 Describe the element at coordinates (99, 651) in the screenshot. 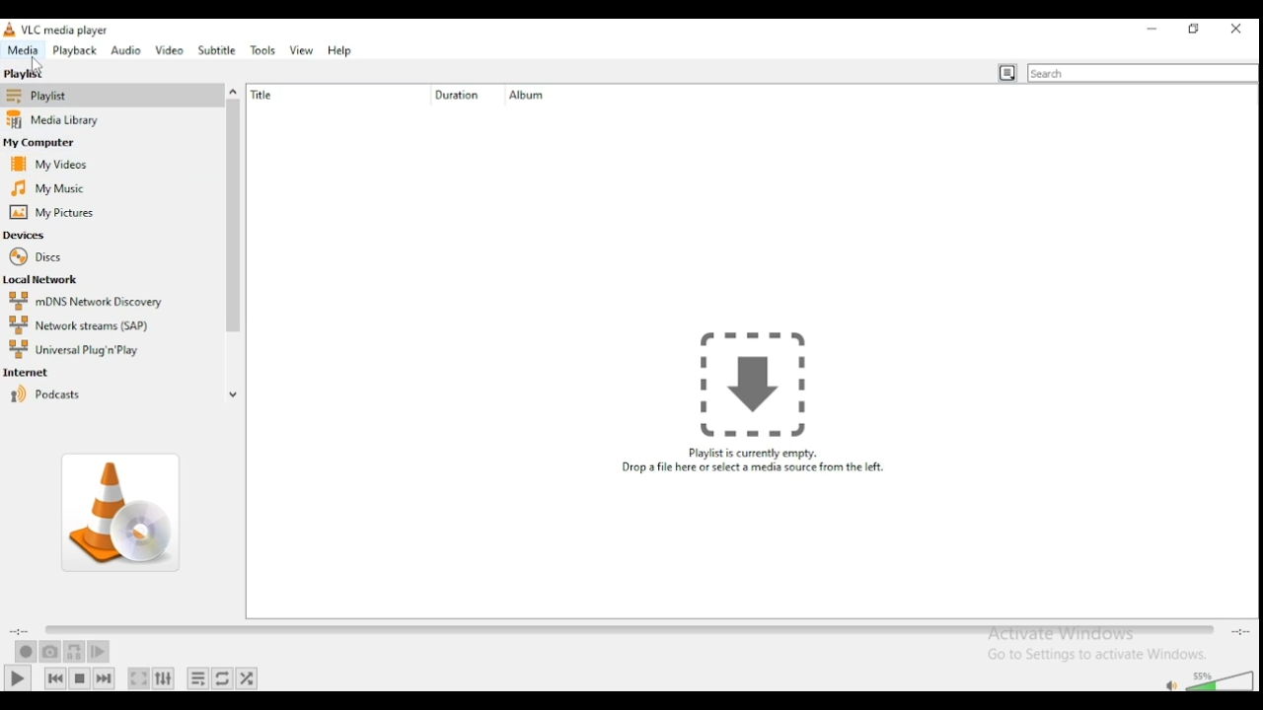

I see `frame by frame` at that location.